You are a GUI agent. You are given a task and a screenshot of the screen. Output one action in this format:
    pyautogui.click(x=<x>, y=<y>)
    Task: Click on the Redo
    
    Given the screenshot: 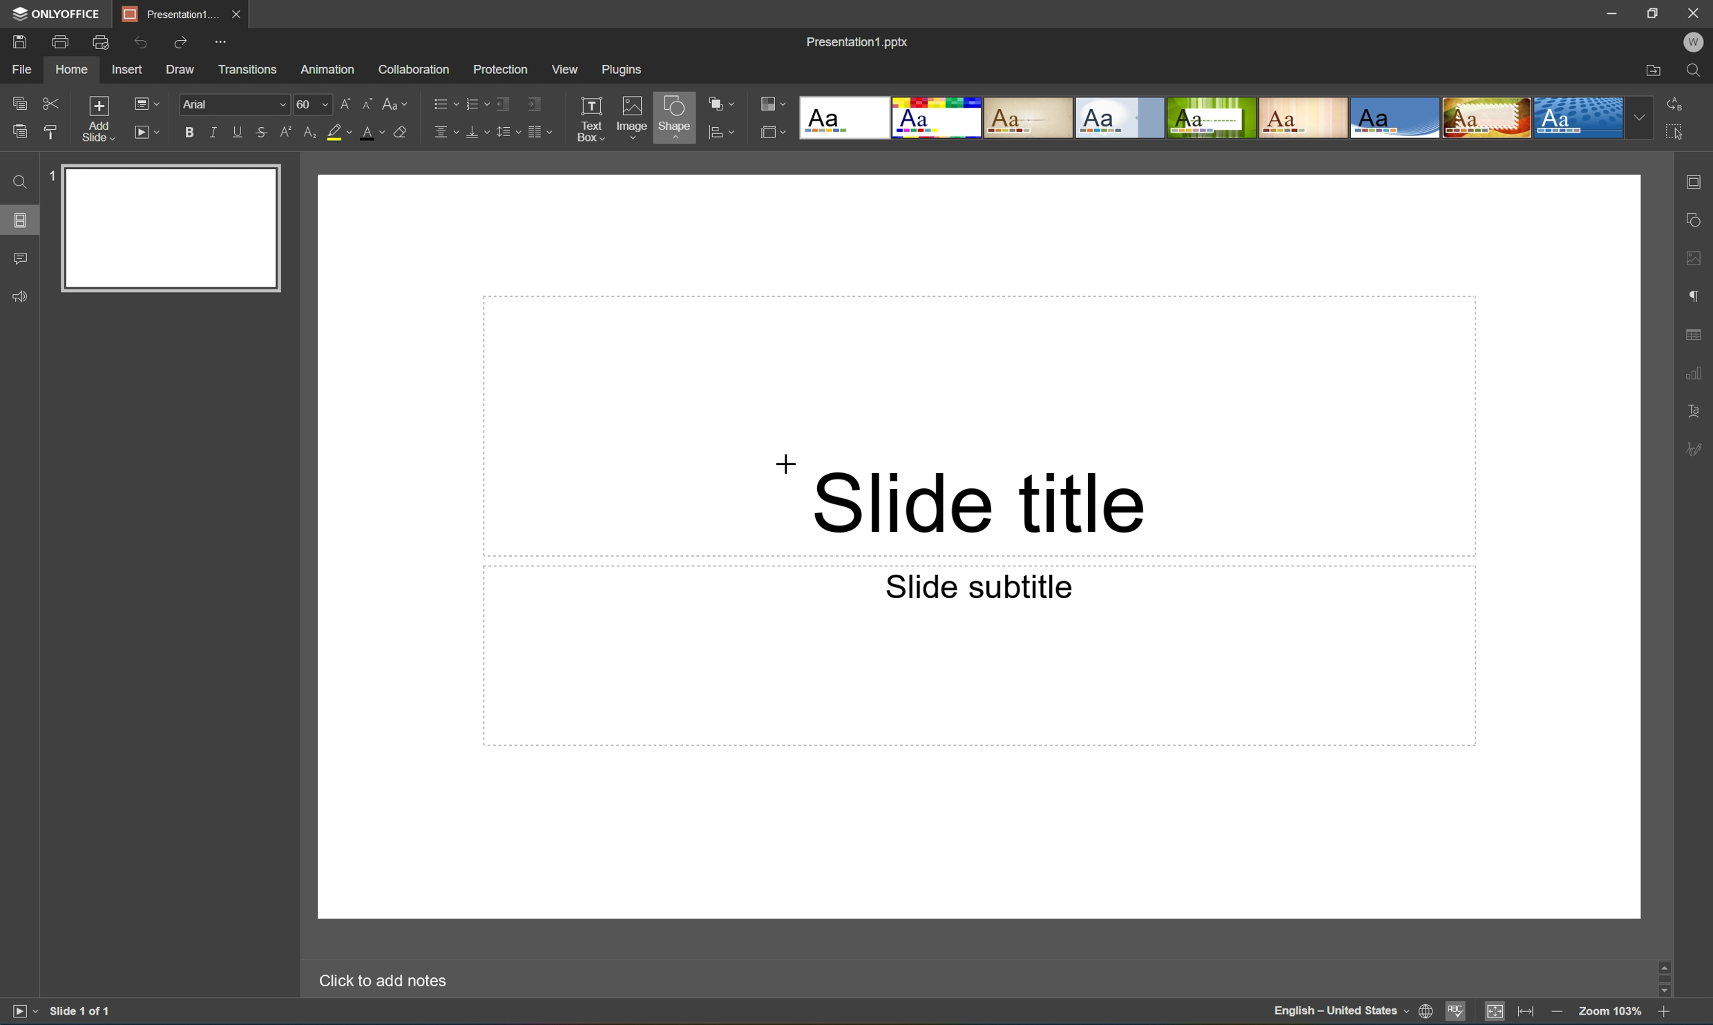 What is the action you would take?
    pyautogui.click(x=181, y=41)
    